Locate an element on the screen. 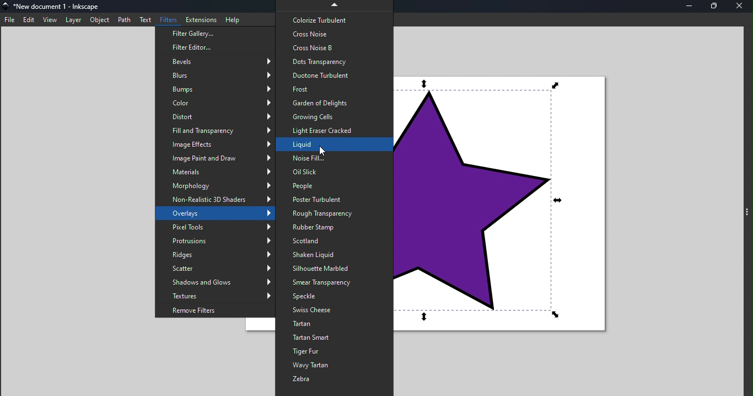  Remove filters is located at coordinates (217, 309).